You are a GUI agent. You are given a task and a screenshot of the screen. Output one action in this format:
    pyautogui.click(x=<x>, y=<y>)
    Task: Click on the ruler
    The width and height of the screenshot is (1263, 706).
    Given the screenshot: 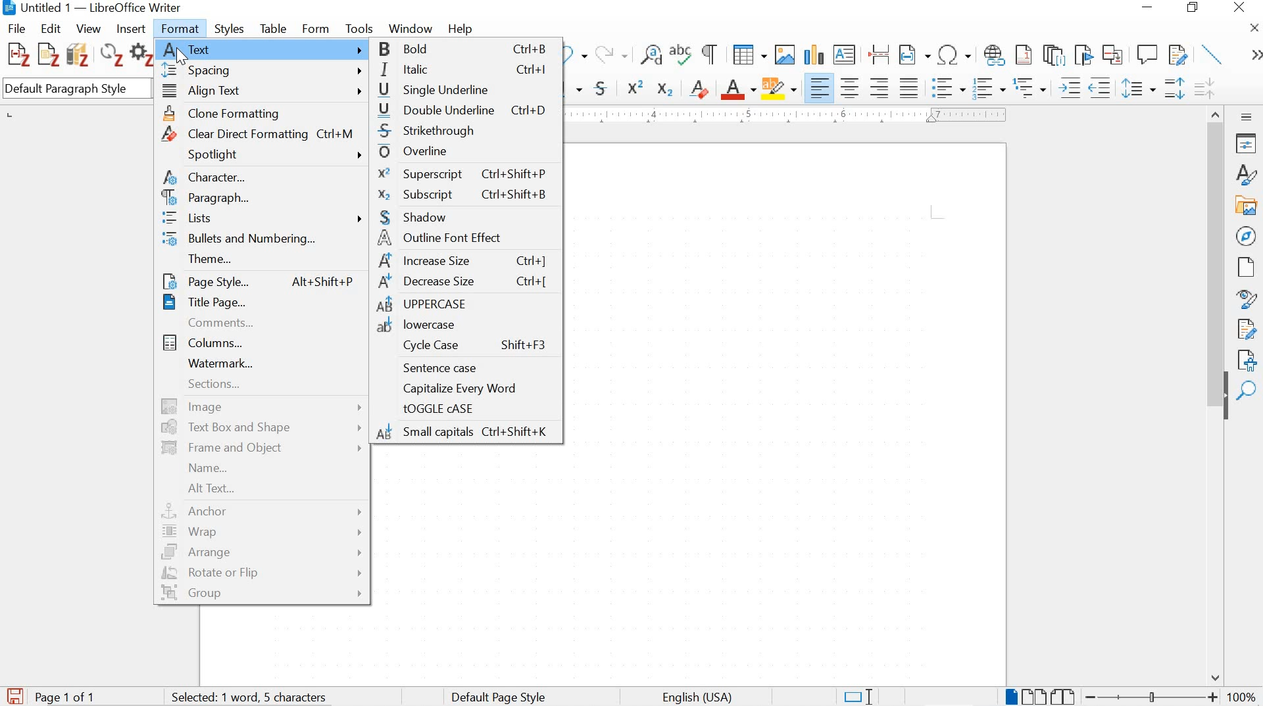 What is the action you would take?
    pyautogui.click(x=793, y=115)
    